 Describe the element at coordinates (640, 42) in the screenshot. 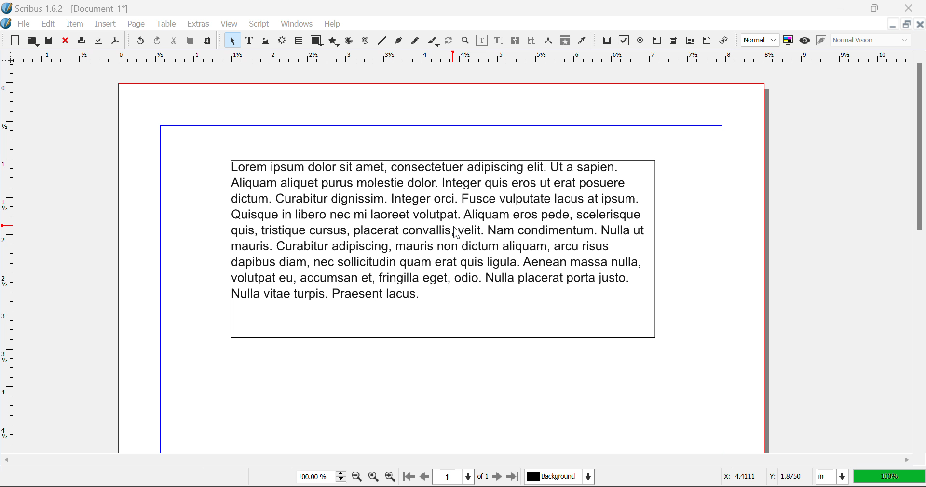

I see `PDF Radio Button` at that location.